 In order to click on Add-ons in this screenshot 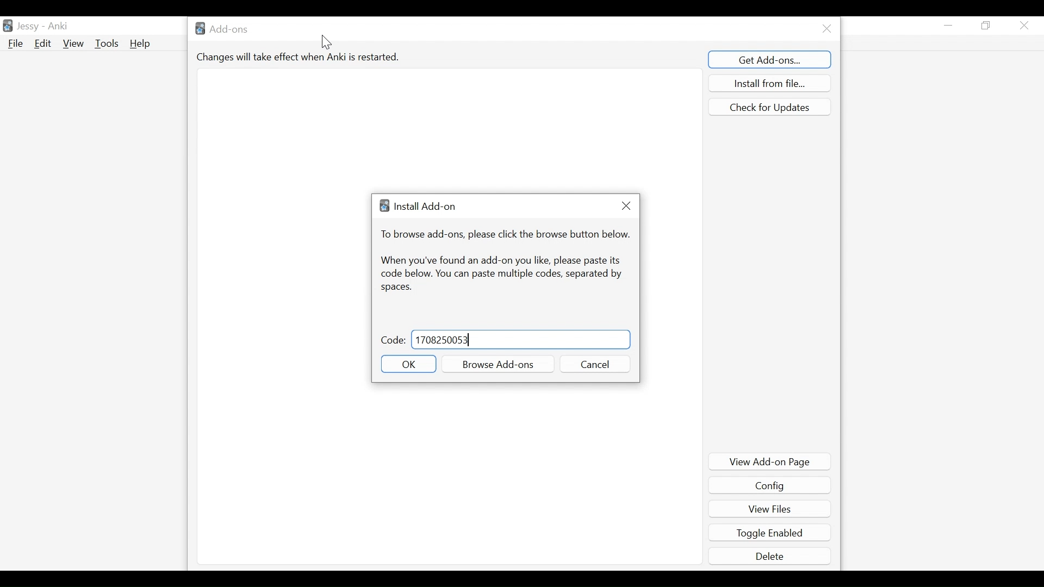, I will do `click(225, 28)`.